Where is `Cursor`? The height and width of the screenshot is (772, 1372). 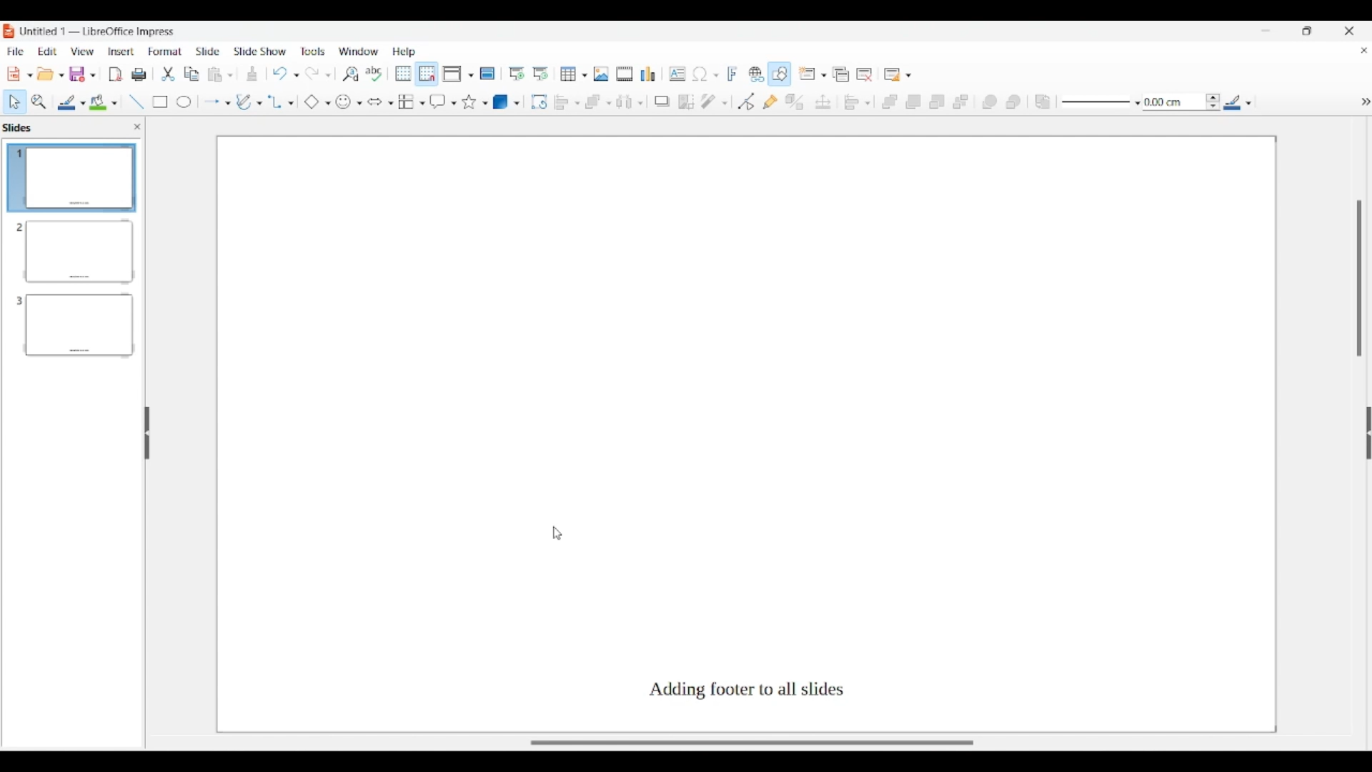
Cursor is located at coordinates (557, 533).